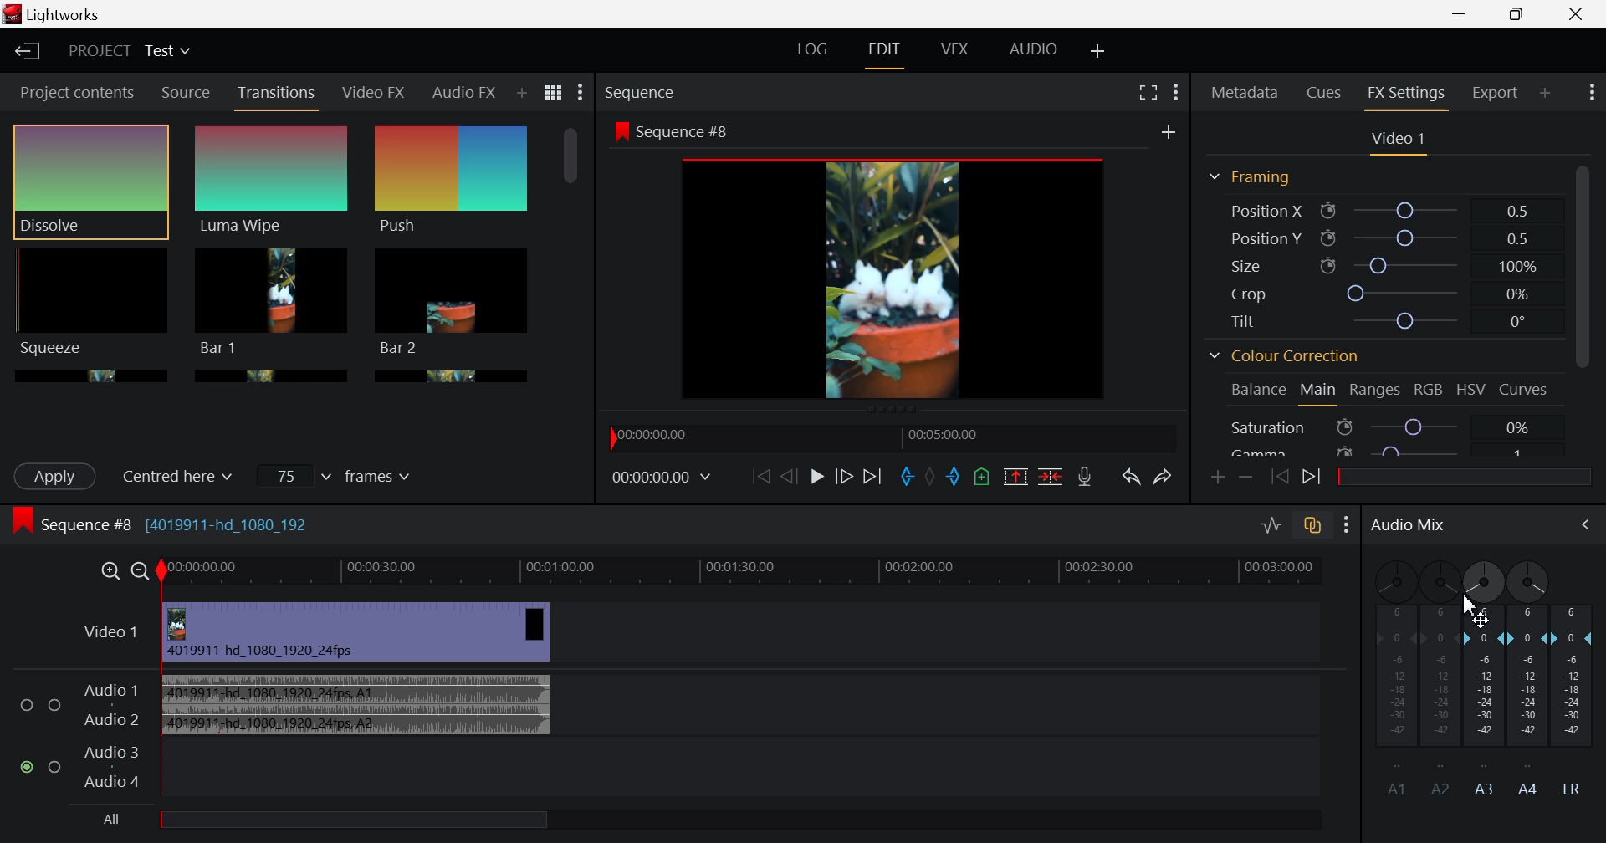  Describe the element at coordinates (277, 98) in the screenshot. I see `Transitions Panel Open` at that location.